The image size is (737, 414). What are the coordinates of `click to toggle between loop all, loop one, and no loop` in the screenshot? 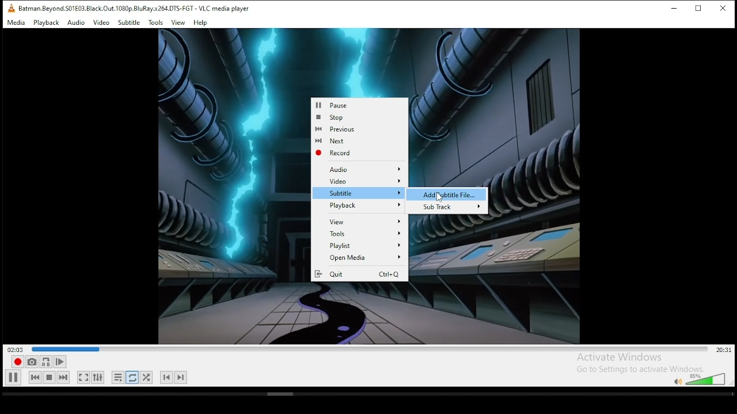 It's located at (132, 377).